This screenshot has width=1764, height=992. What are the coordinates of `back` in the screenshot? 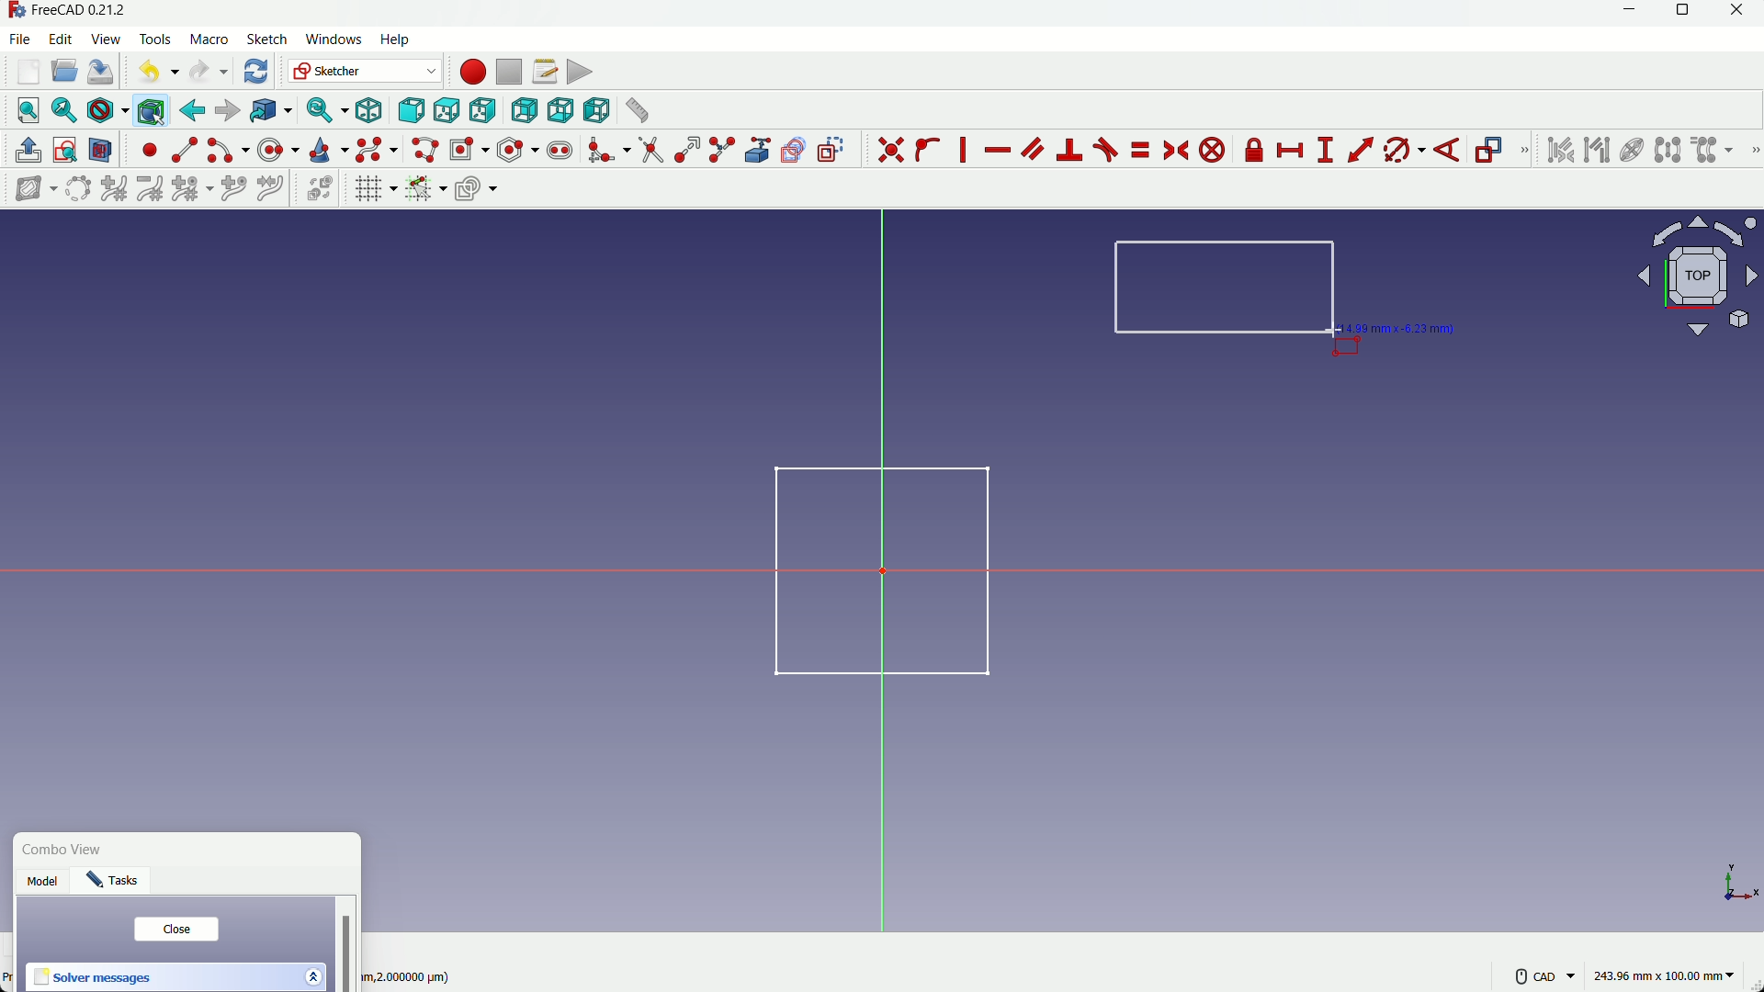 It's located at (192, 110).